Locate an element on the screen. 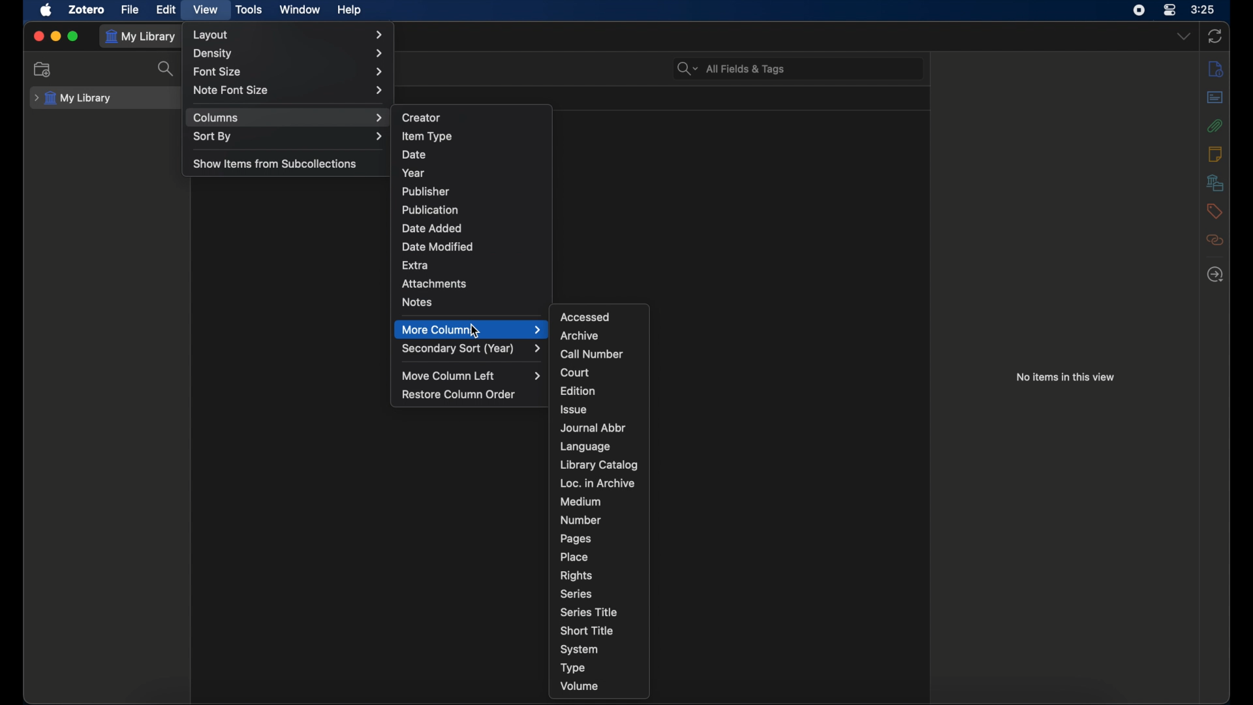  zotero is located at coordinates (87, 9).